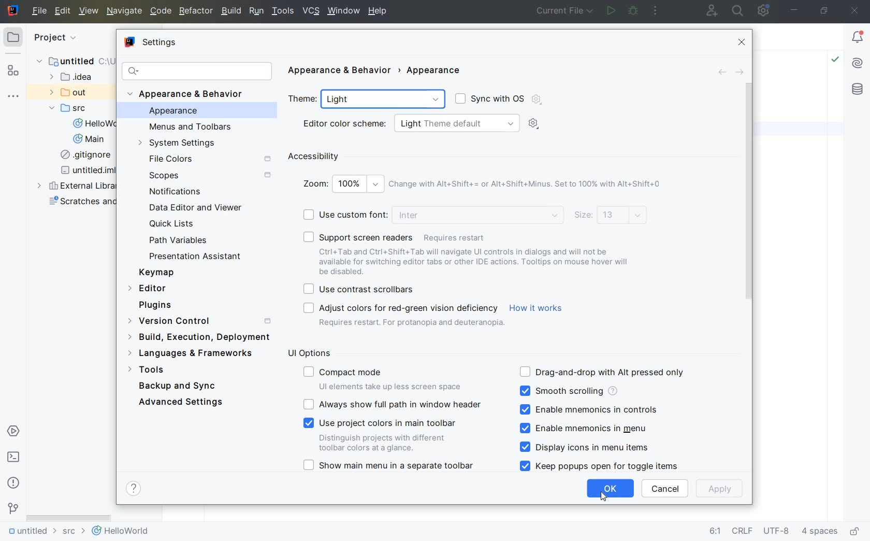 The width and height of the screenshot is (870, 541). Describe the element at coordinates (392, 467) in the screenshot. I see `show main menu in a separate toolbar` at that location.